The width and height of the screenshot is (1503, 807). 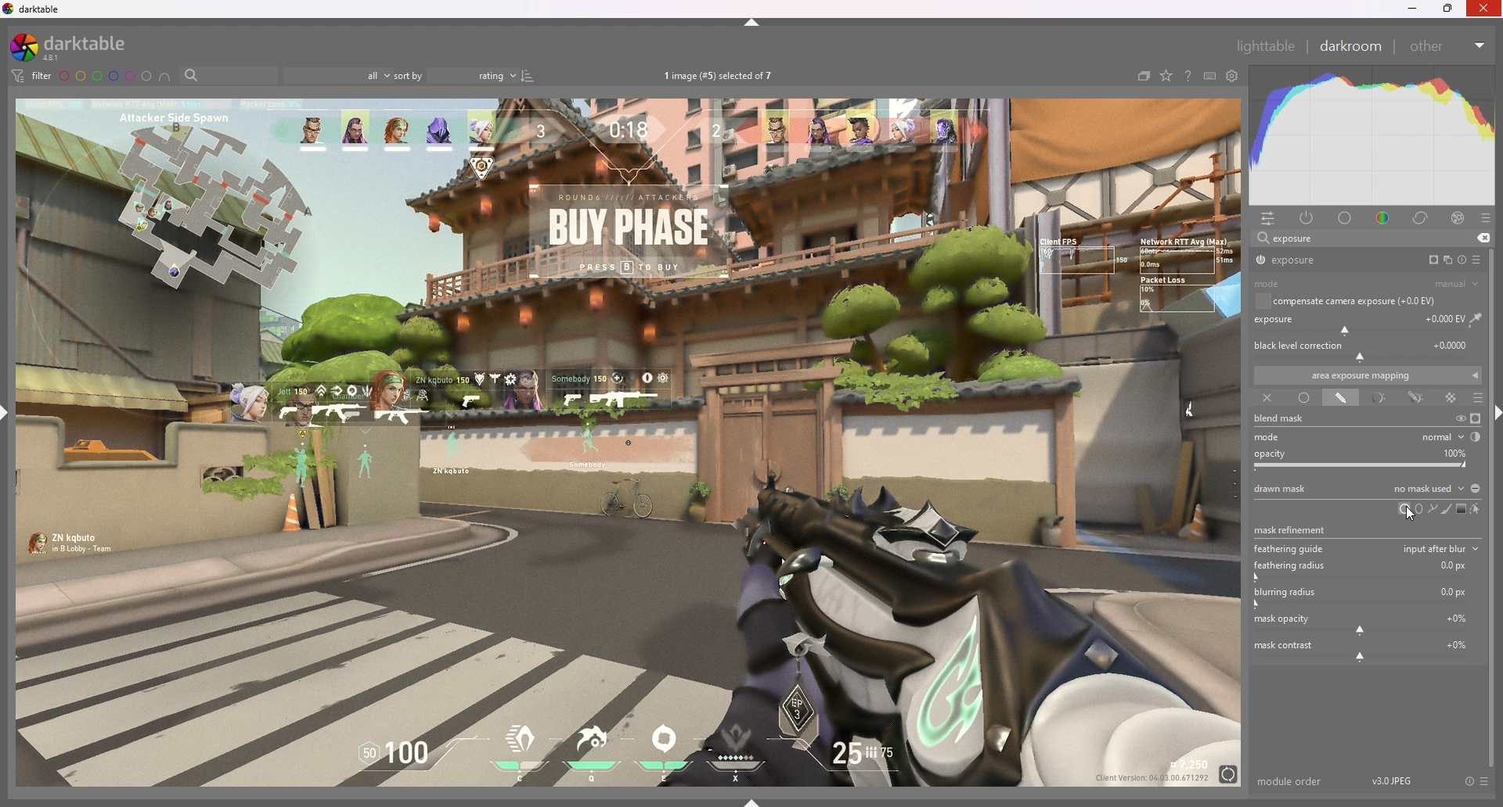 What do you see at coordinates (1379, 399) in the screenshot?
I see `parametric mask` at bounding box center [1379, 399].